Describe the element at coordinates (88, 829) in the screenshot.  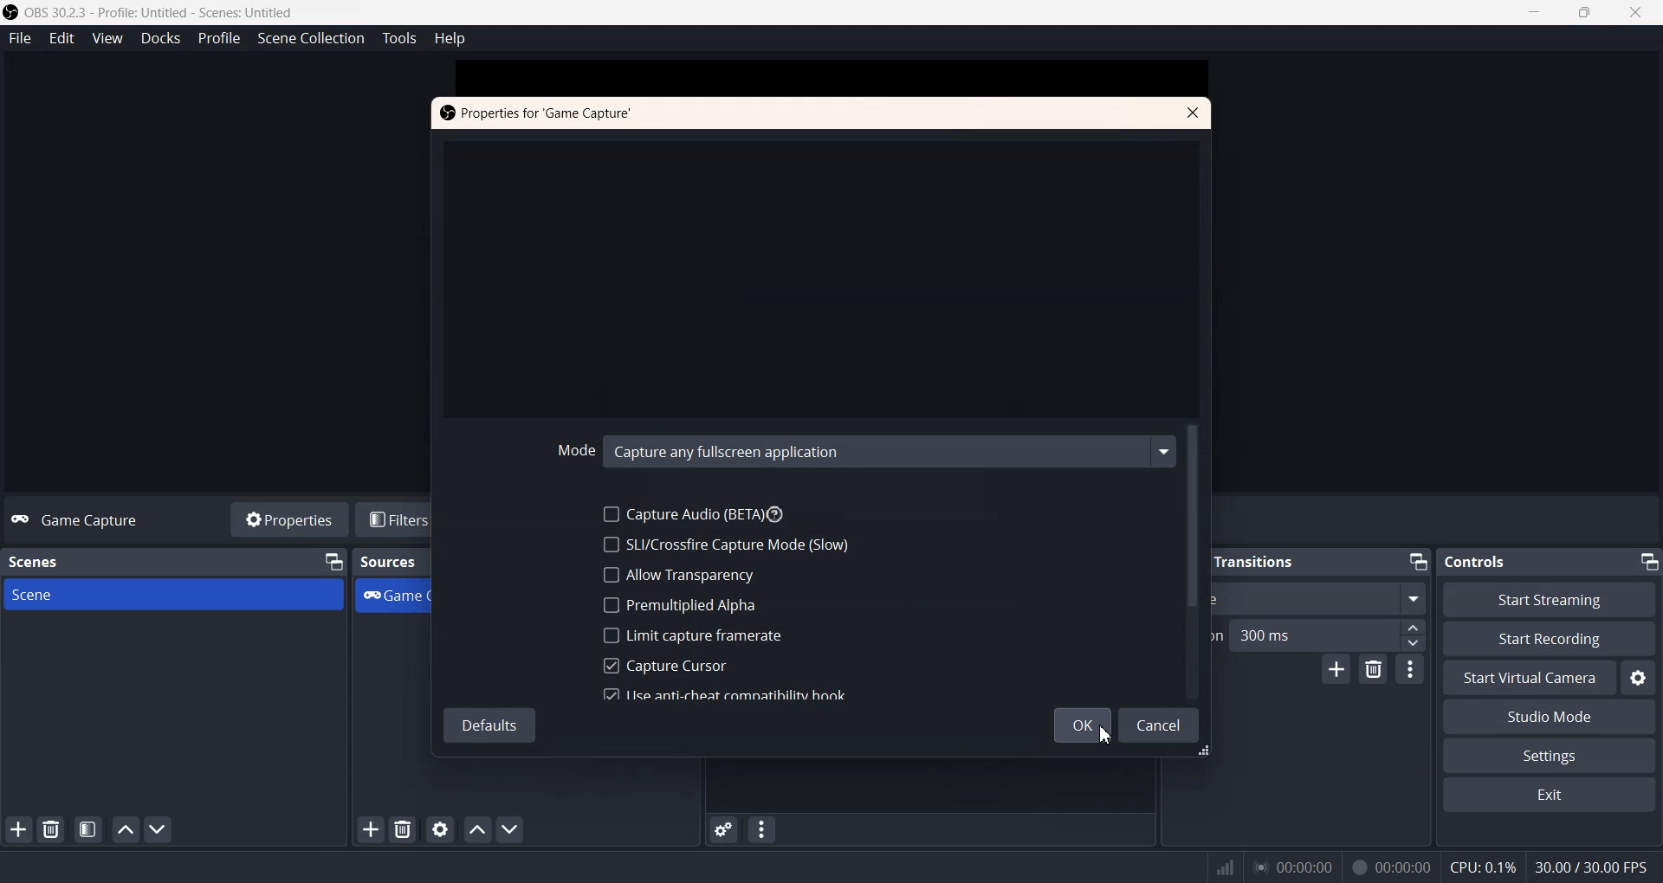
I see `Open Scene Filter` at that location.